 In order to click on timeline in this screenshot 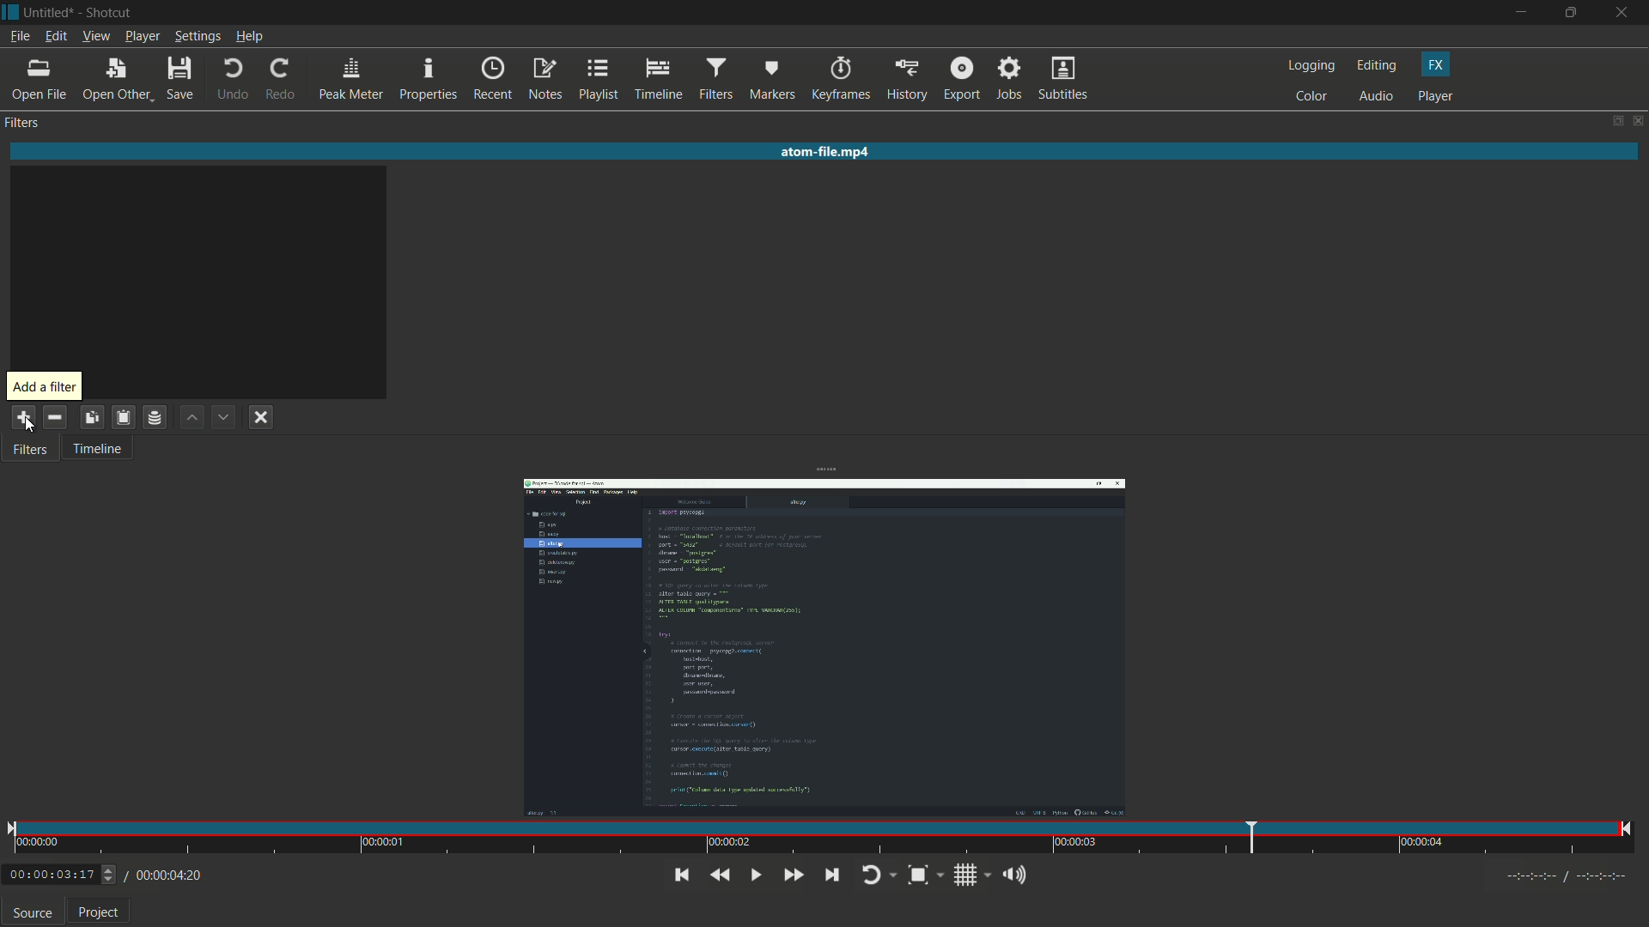, I will do `click(657, 80)`.